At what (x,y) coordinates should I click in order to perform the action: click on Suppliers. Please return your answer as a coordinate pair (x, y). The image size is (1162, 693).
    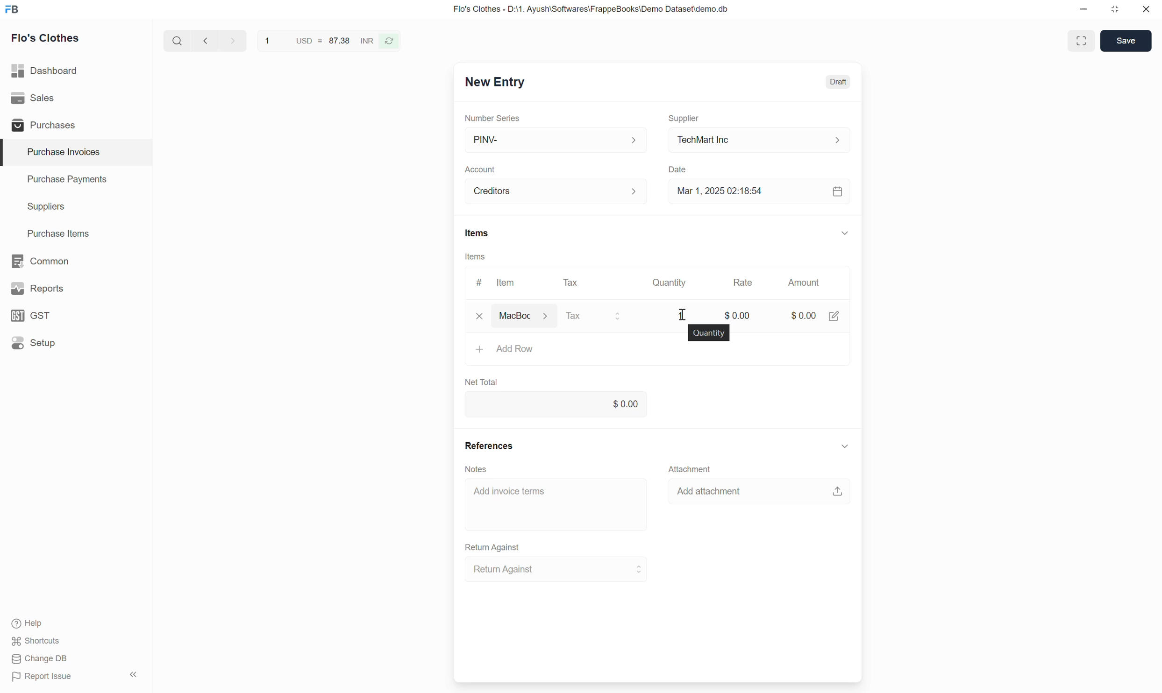
    Looking at the image, I should click on (76, 207).